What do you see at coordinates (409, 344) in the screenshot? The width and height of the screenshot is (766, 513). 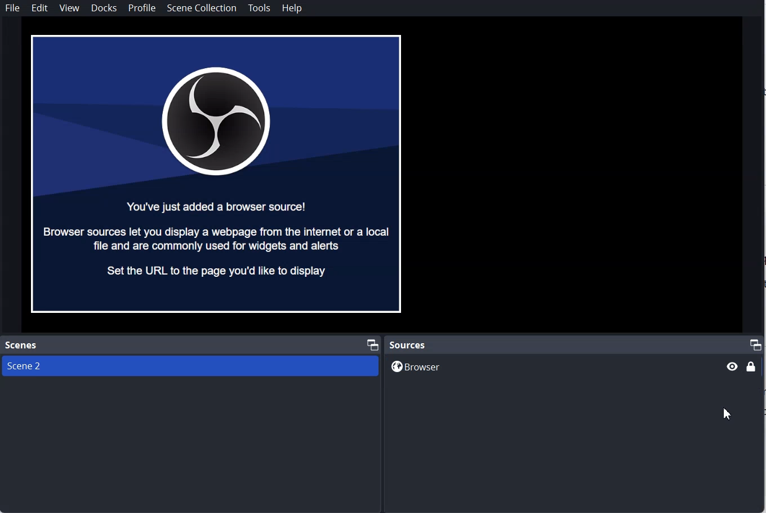 I see `Source` at bounding box center [409, 344].